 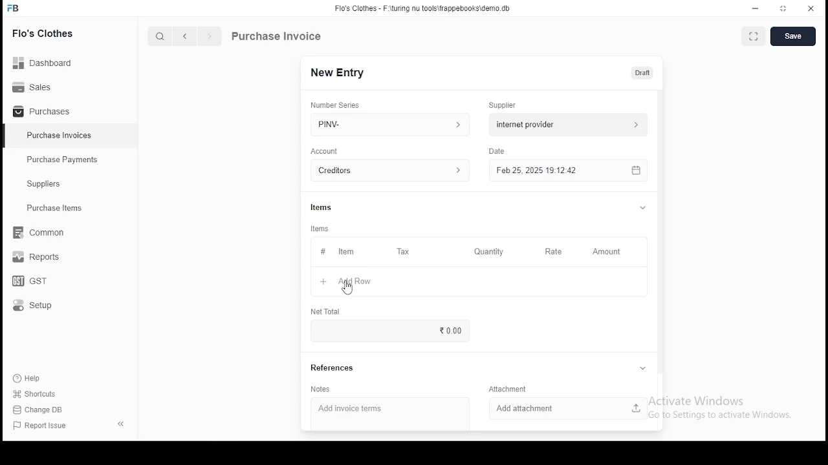 What do you see at coordinates (390, 123) in the screenshot?
I see `PINV` at bounding box center [390, 123].